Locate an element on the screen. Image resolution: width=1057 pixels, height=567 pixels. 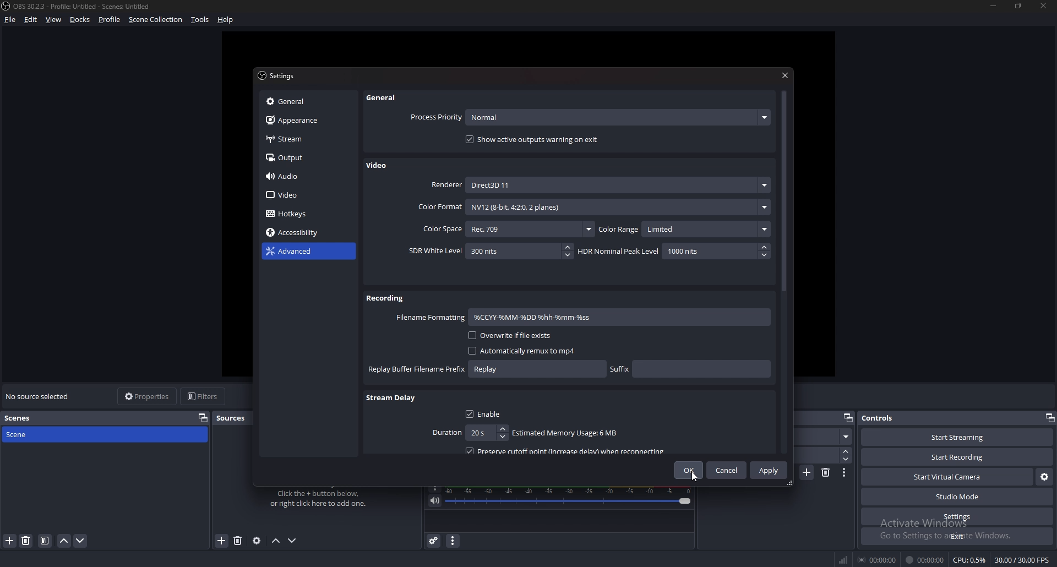
general is located at coordinates (386, 97).